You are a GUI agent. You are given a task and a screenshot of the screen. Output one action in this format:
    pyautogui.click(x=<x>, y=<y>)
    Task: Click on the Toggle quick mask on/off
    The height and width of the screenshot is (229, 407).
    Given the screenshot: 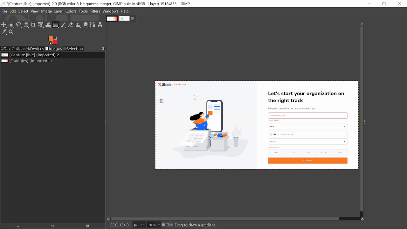 What is the action you would take?
    pyautogui.click(x=108, y=219)
    